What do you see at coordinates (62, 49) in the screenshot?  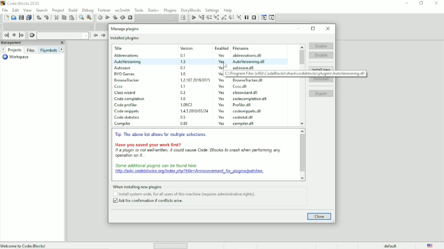 I see `Next` at bounding box center [62, 49].